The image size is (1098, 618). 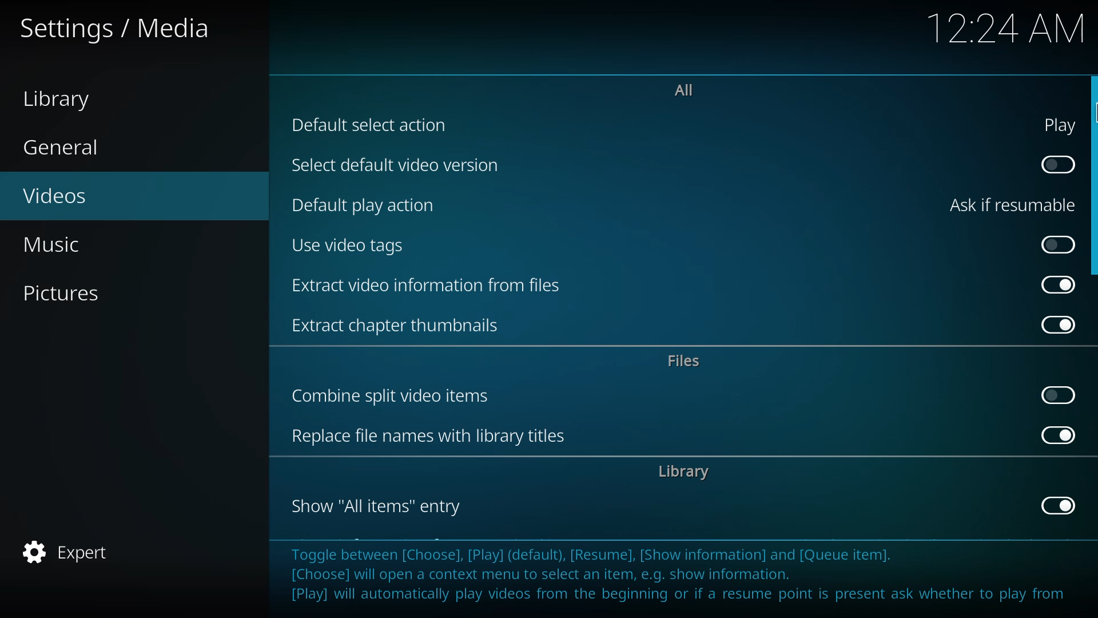 I want to click on videos, so click(x=55, y=196).